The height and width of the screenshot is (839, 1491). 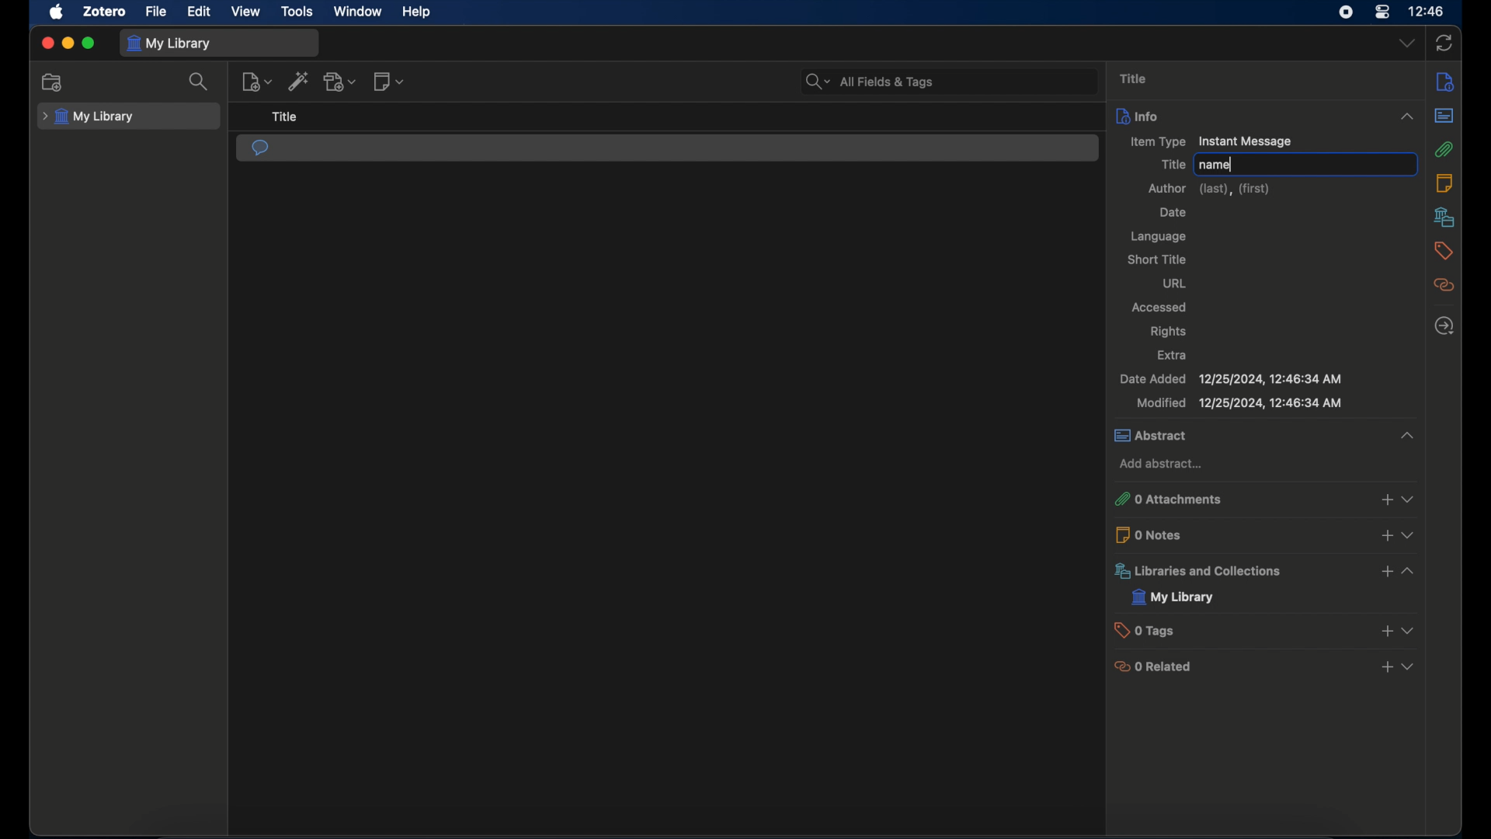 I want to click on search bar, so click(x=870, y=80).